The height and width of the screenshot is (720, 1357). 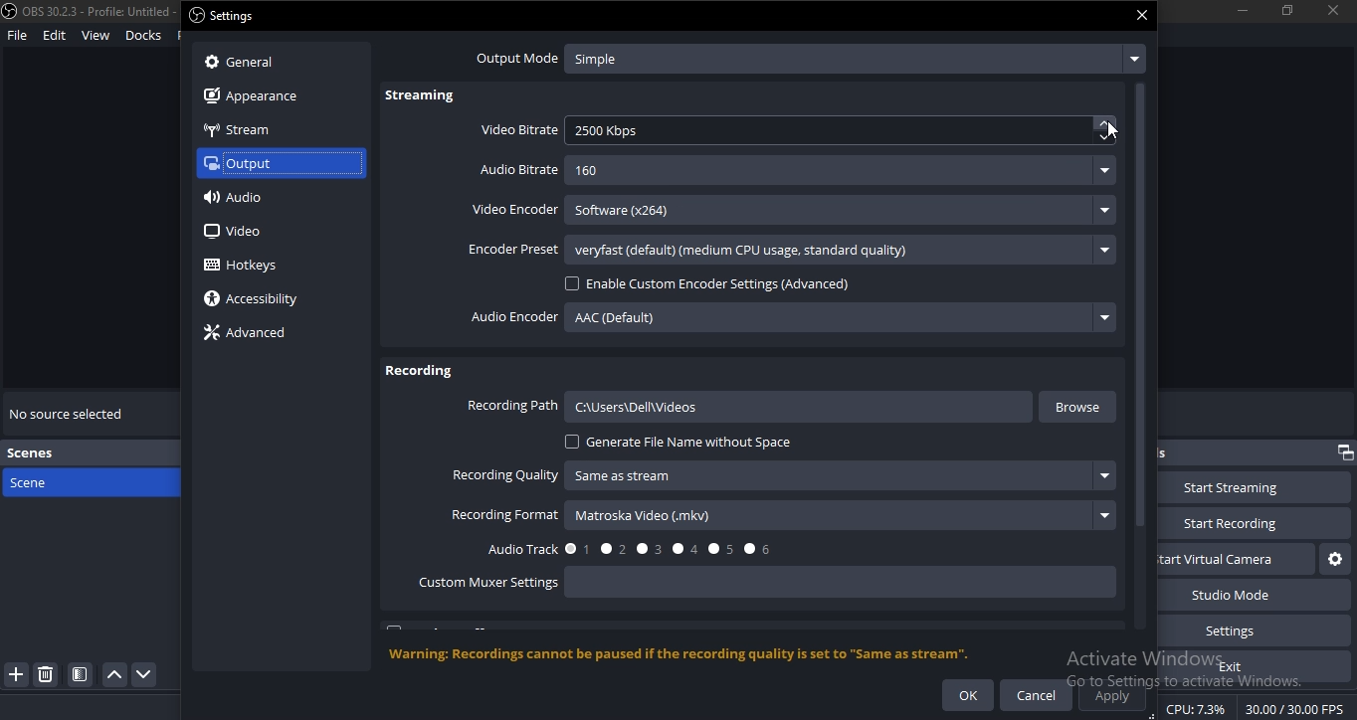 I want to click on no source selected, so click(x=71, y=411).